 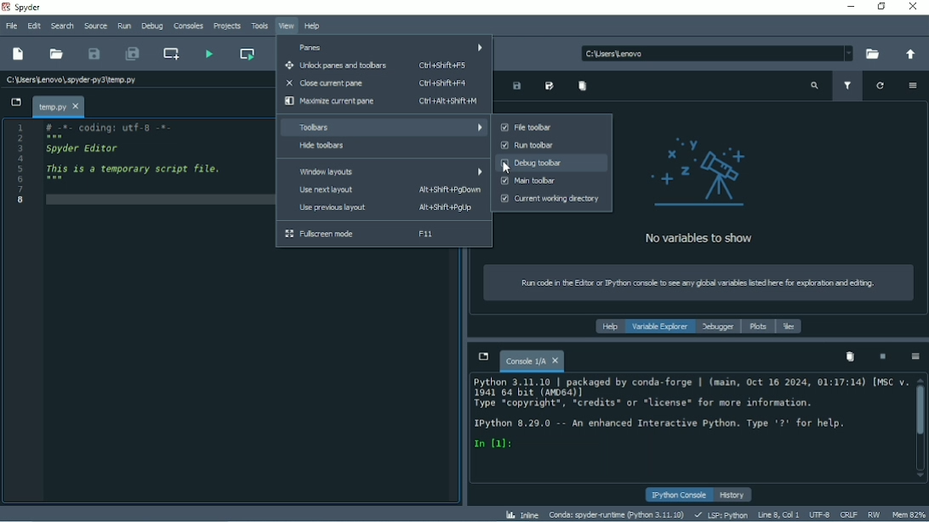 What do you see at coordinates (131, 54) in the screenshot?
I see `Save all files` at bounding box center [131, 54].